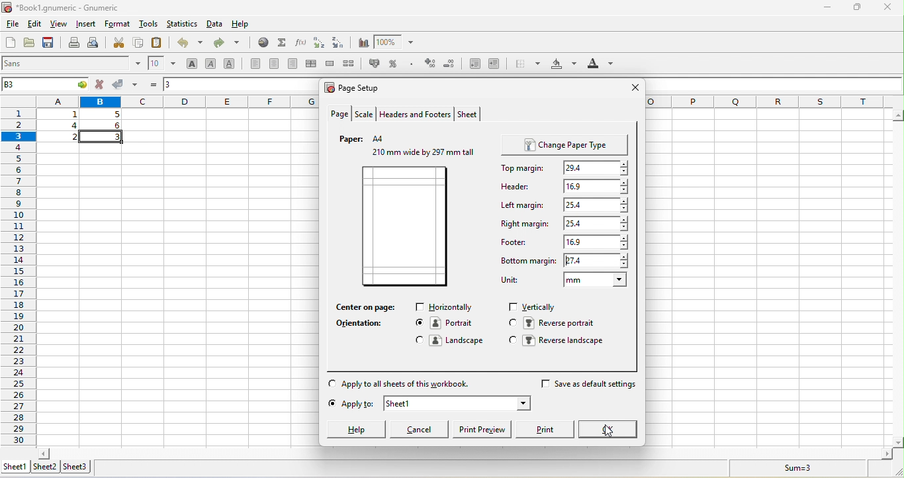 The width and height of the screenshot is (904, 478). I want to click on cancel, so click(422, 429).